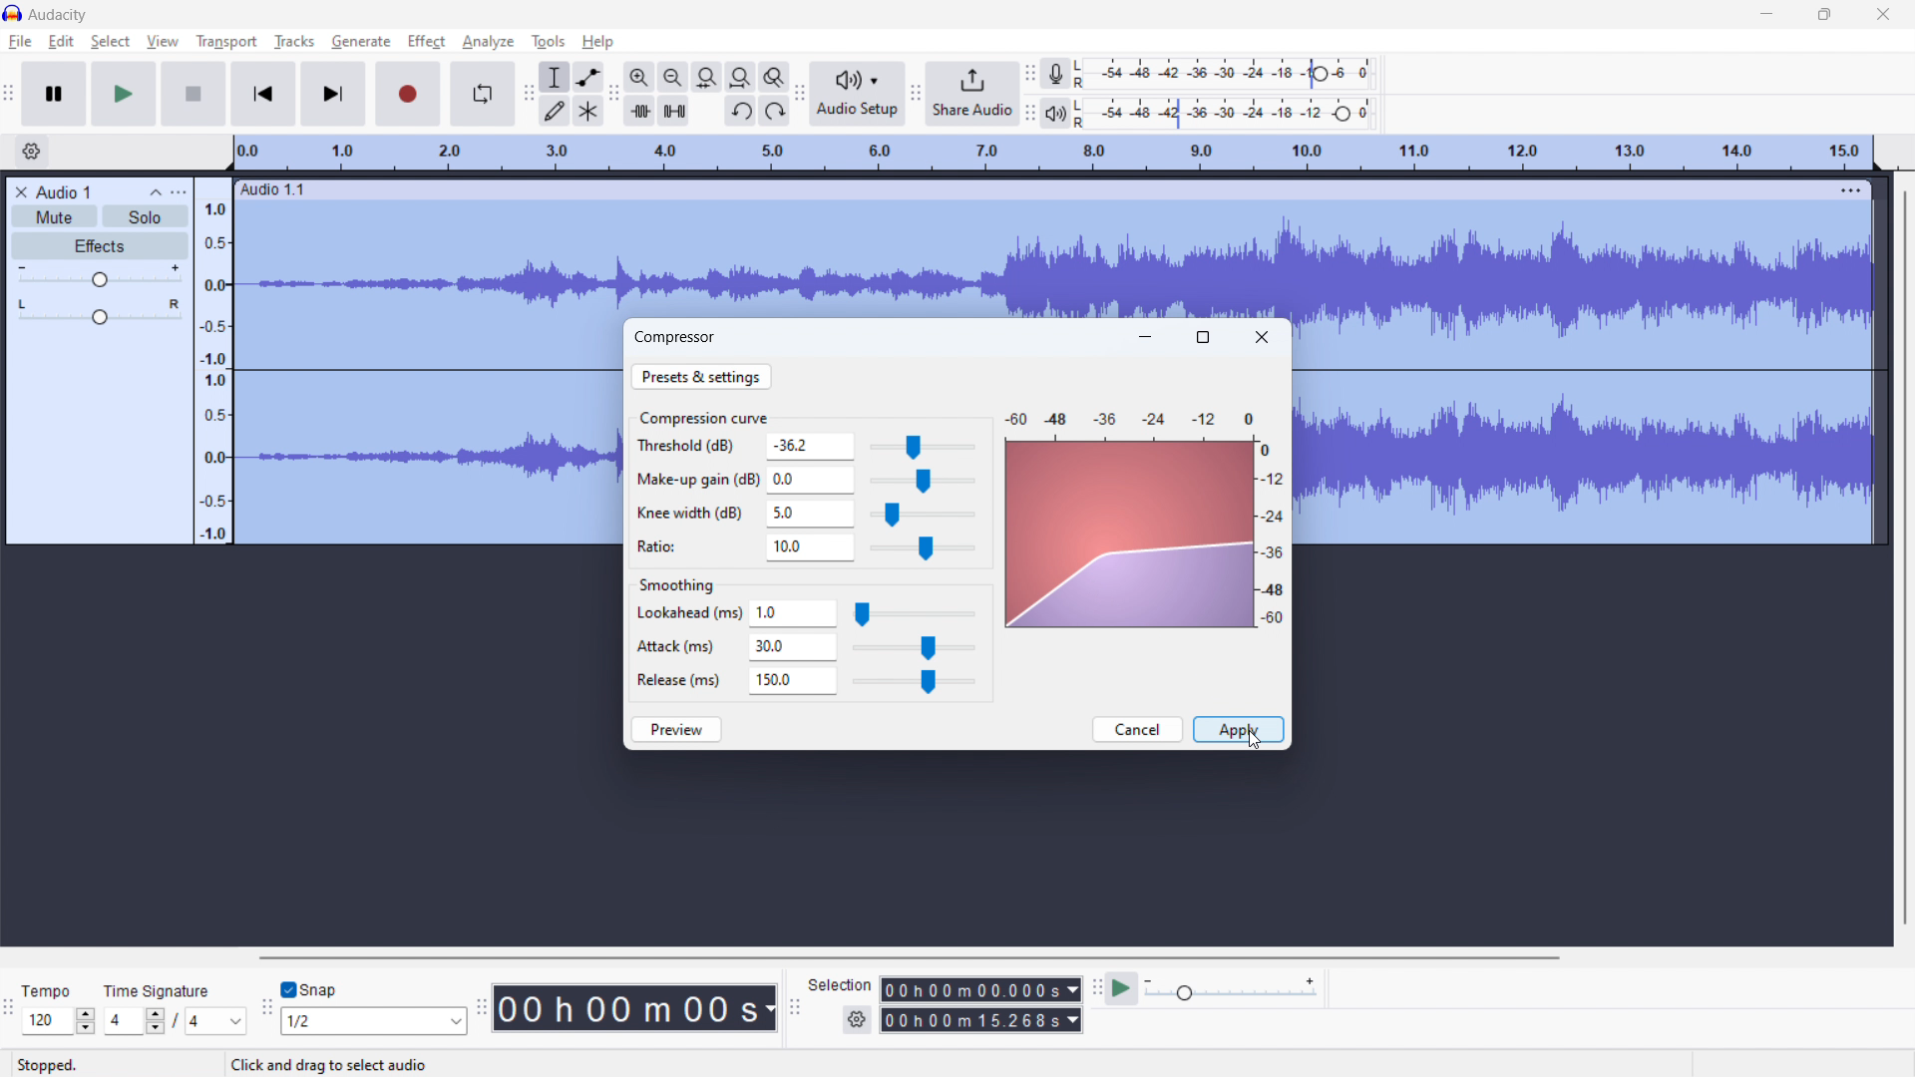 This screenshot has height=1077, width=1915. I want to click on share audio toolbar, so click(916, 93).